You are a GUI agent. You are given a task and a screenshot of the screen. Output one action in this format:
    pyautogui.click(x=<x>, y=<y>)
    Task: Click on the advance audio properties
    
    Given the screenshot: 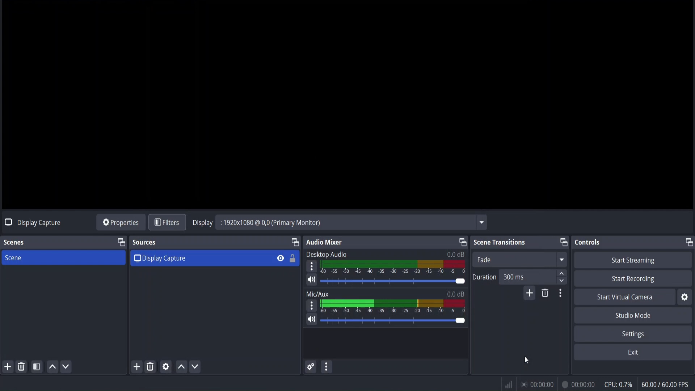 What is the action you would take?
    pyautogui.click(x=309, y=366)
    